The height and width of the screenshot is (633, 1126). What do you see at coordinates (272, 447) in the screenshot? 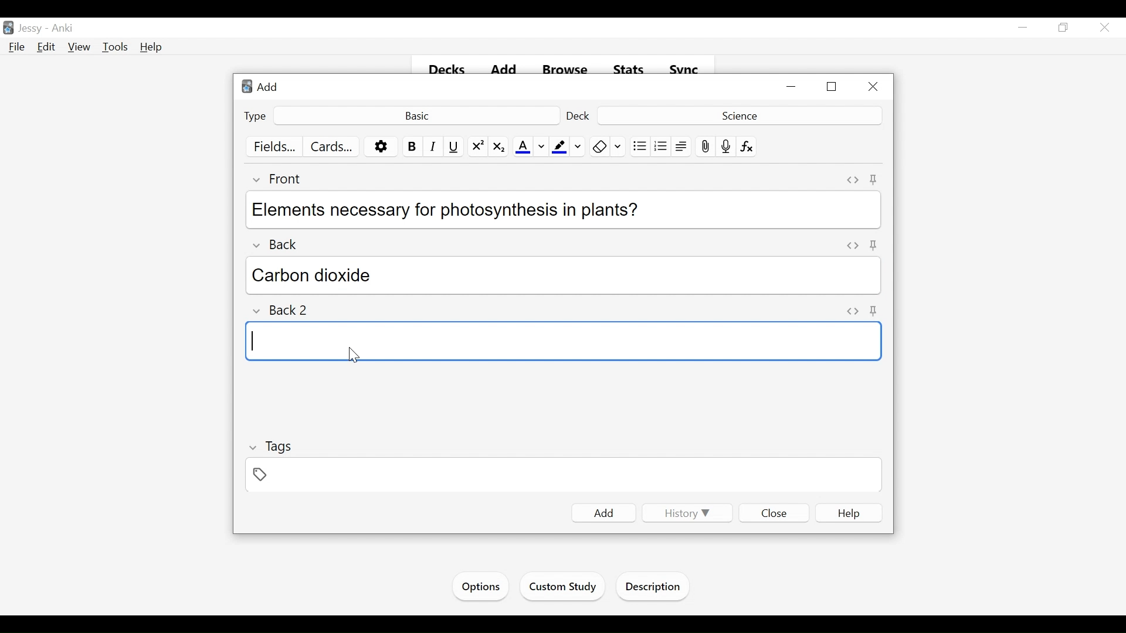
I see `Tags` at bounding box center [272, 447].